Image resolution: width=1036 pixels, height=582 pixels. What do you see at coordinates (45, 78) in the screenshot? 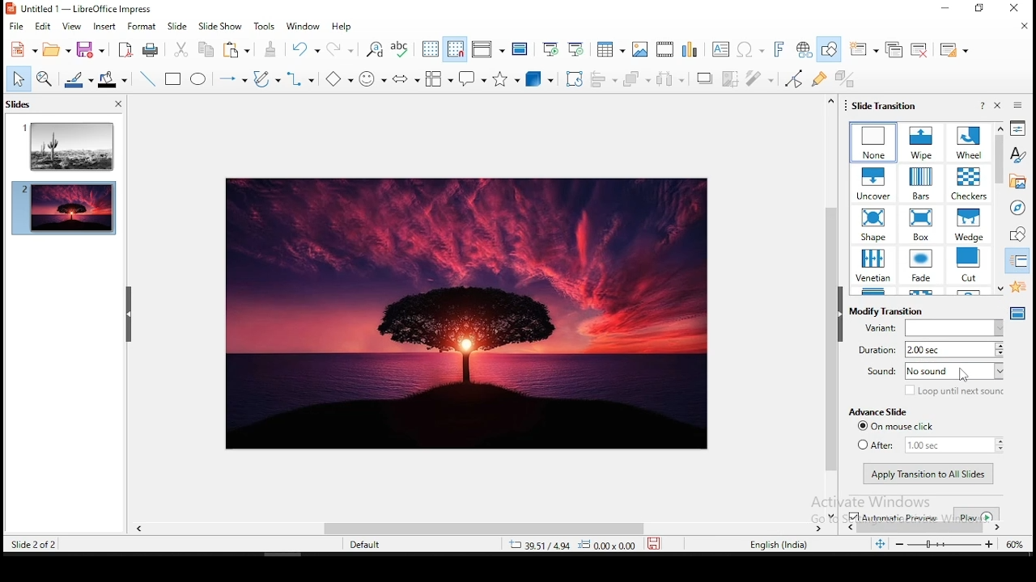
I see `zoom and pan` at bounding box center [45, 78].